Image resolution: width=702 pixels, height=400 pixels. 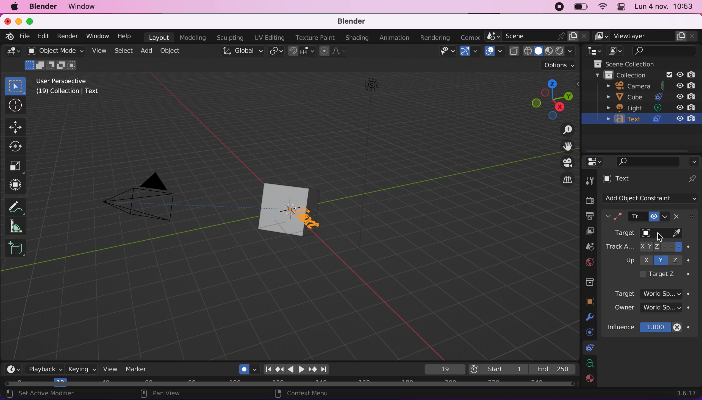 What do you see at coordinates (352, 21) in the screenshot?
I see `blender` at bounding box center [352, 21].